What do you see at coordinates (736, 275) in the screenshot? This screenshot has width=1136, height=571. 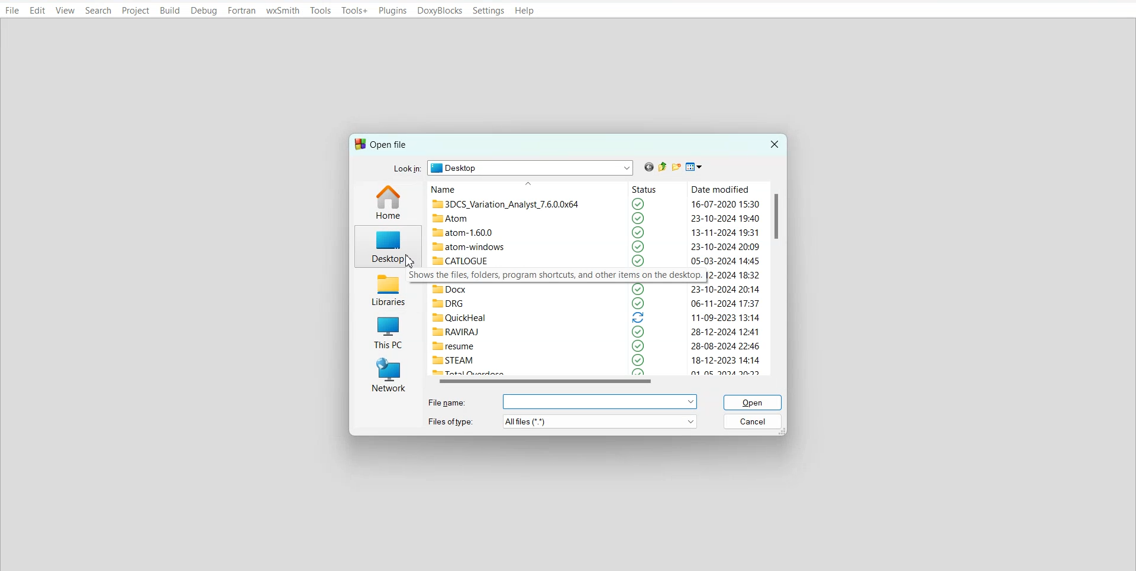 I see `2-2024 18:32` at bounding box center [736, 275].